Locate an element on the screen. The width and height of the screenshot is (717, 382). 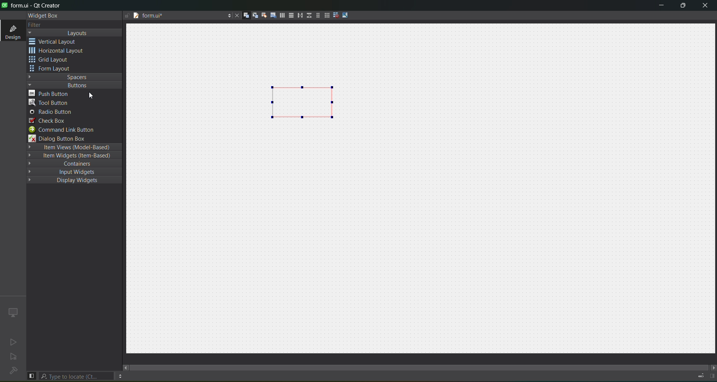
options is located at coordinates (227, 15).